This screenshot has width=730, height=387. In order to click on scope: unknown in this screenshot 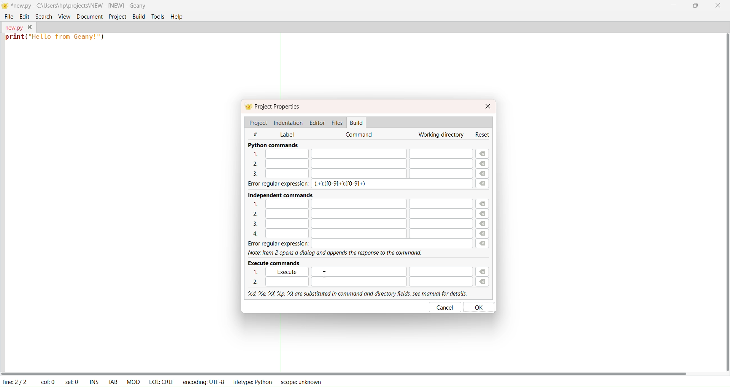, I will do `click(300, 382)`.